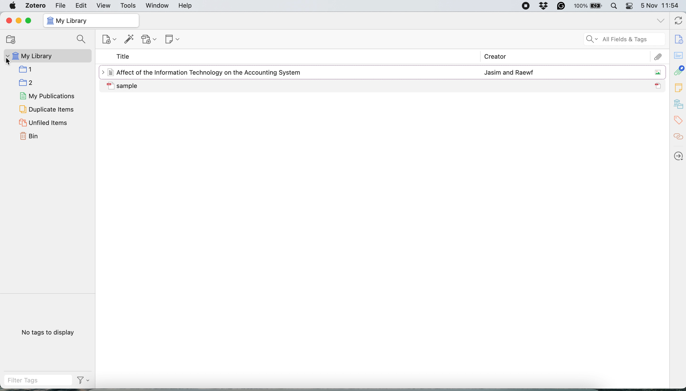 This screenshot has width=686, height=391. Describe the element at coordinates (677, 154) in the screenshot. I see `locate` at that location.